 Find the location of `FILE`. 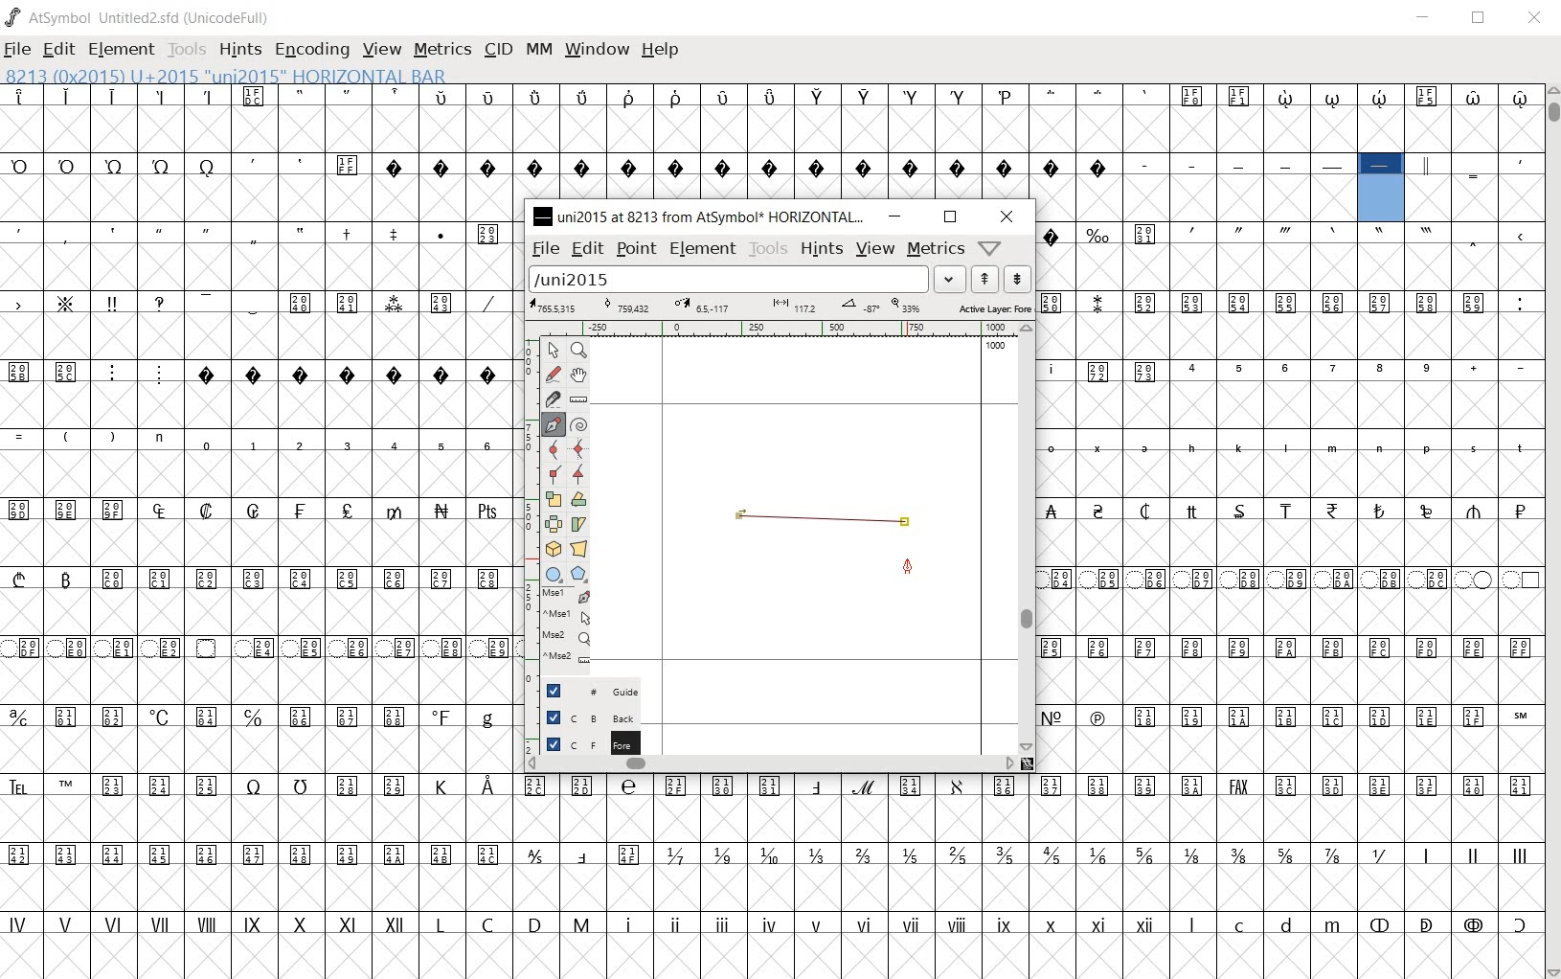

FILE is located at coordinates (20, 48).